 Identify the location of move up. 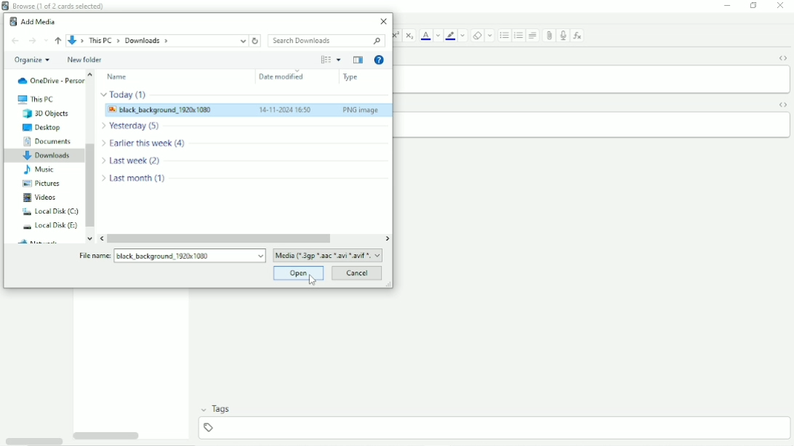
(91, 74).